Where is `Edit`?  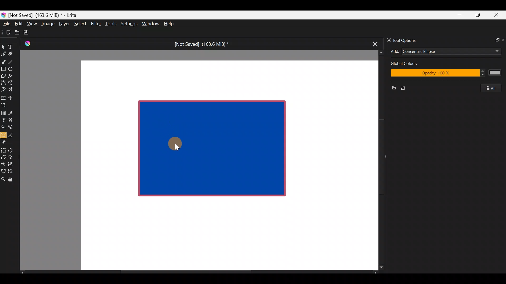
Edit is located at coordinates (18, 24).